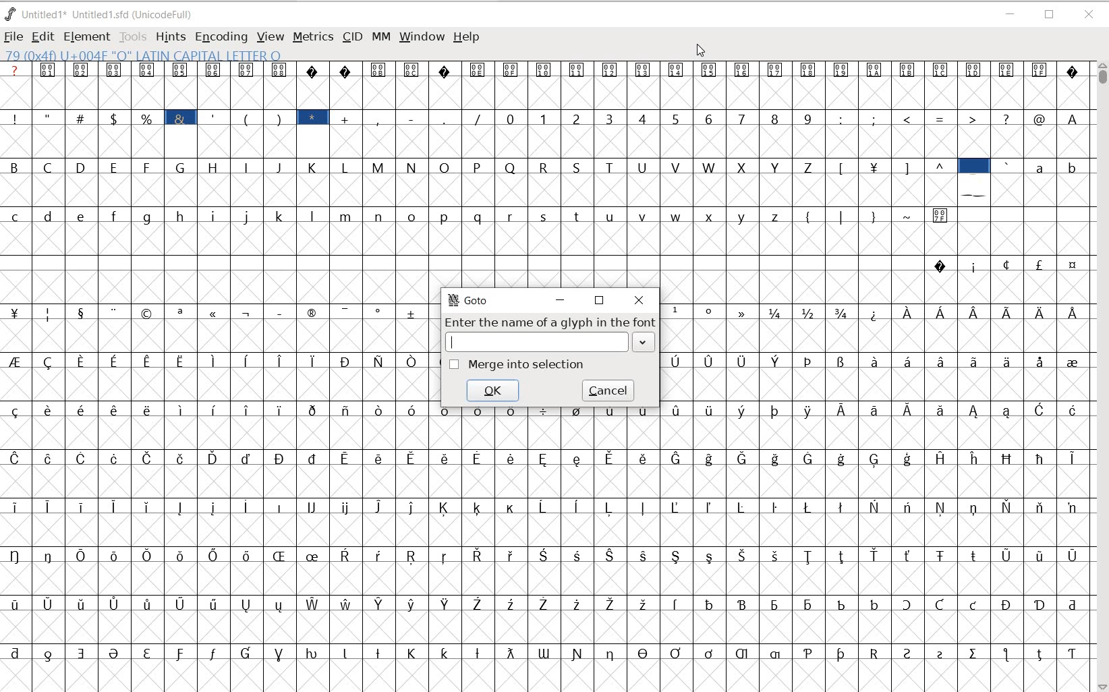 Image resolution: width=1109 pixels, height=692 pixels. What do you see at coordinates (1089, 15) in the screenshot?
I see `CLOSE` at bounding box center [1089, 15].